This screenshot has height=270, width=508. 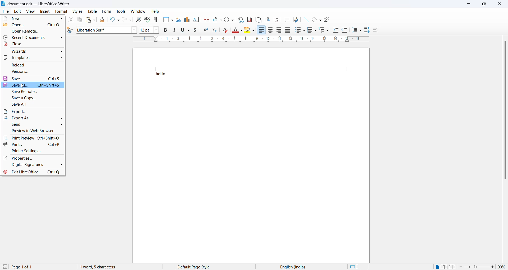 What do you see at coordinates (311, 30) in the screenshot?
I see `Toggle order list` at bounding box center [311, 30].